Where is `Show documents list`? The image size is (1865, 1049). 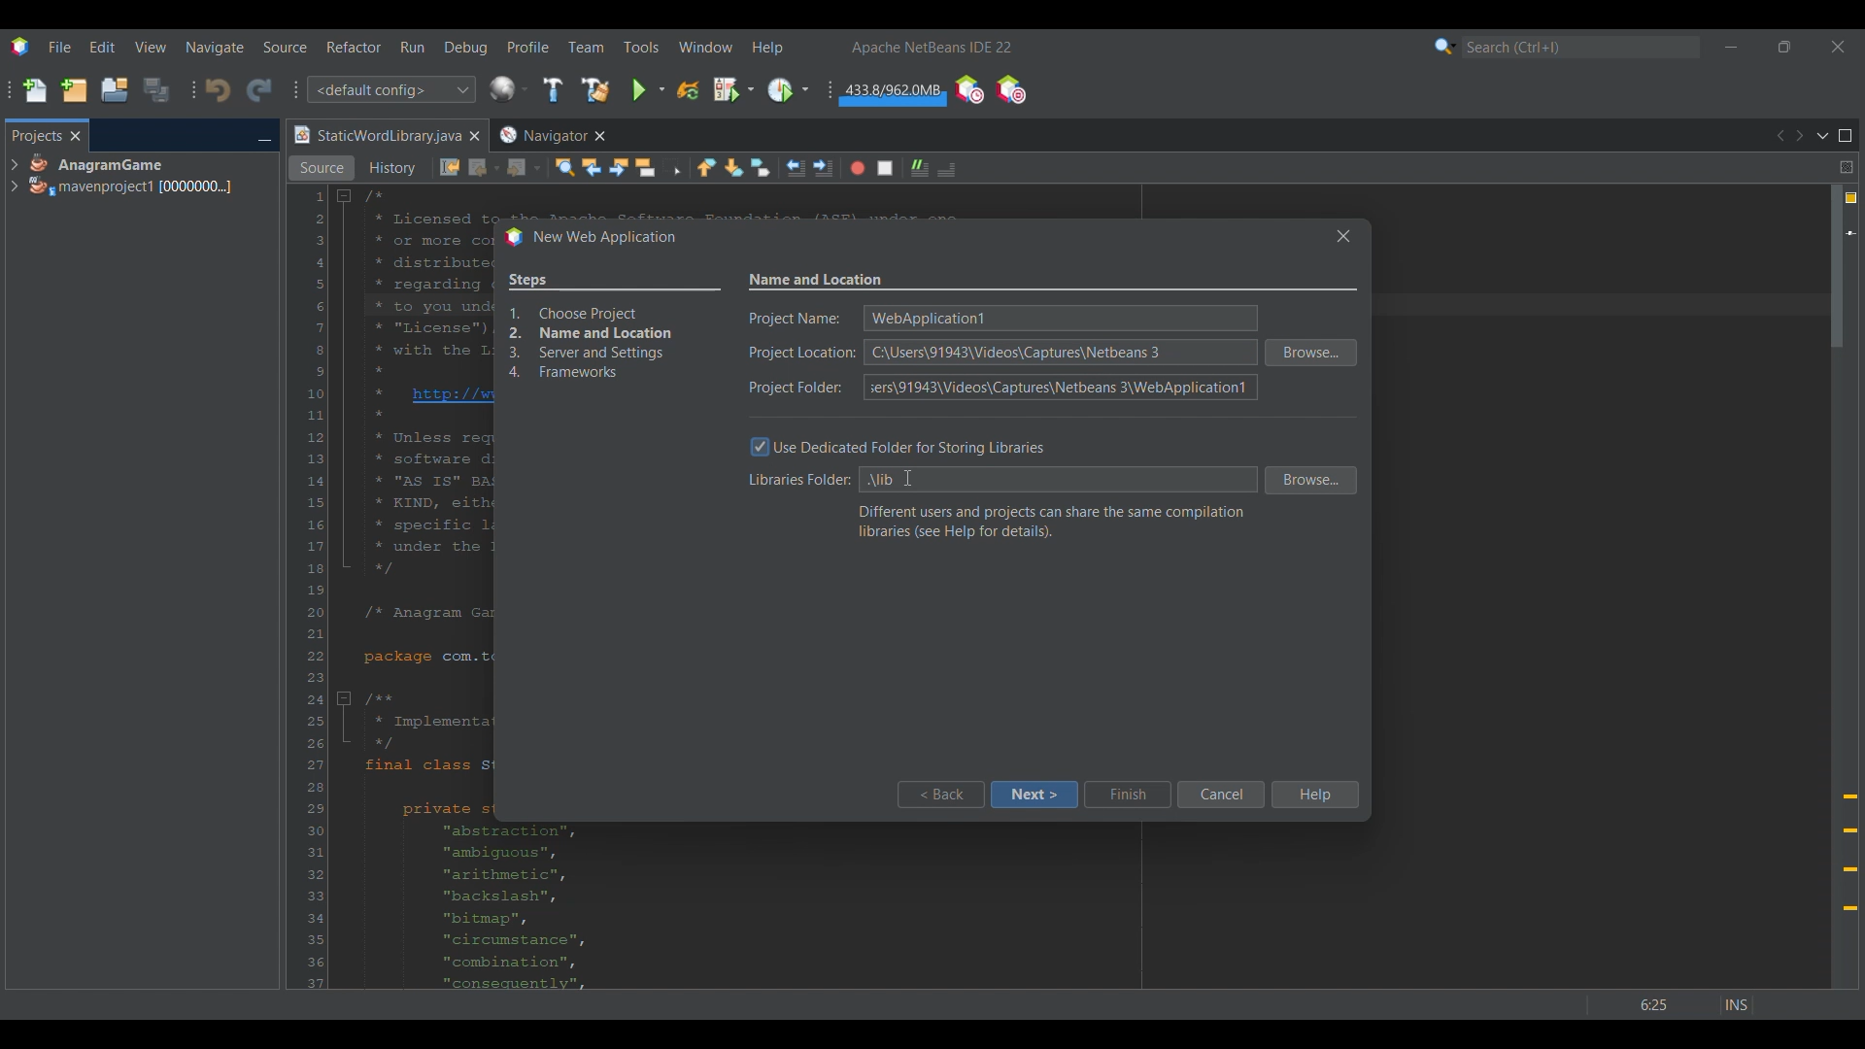
Show documents list is located at coordinates (1822, 135).